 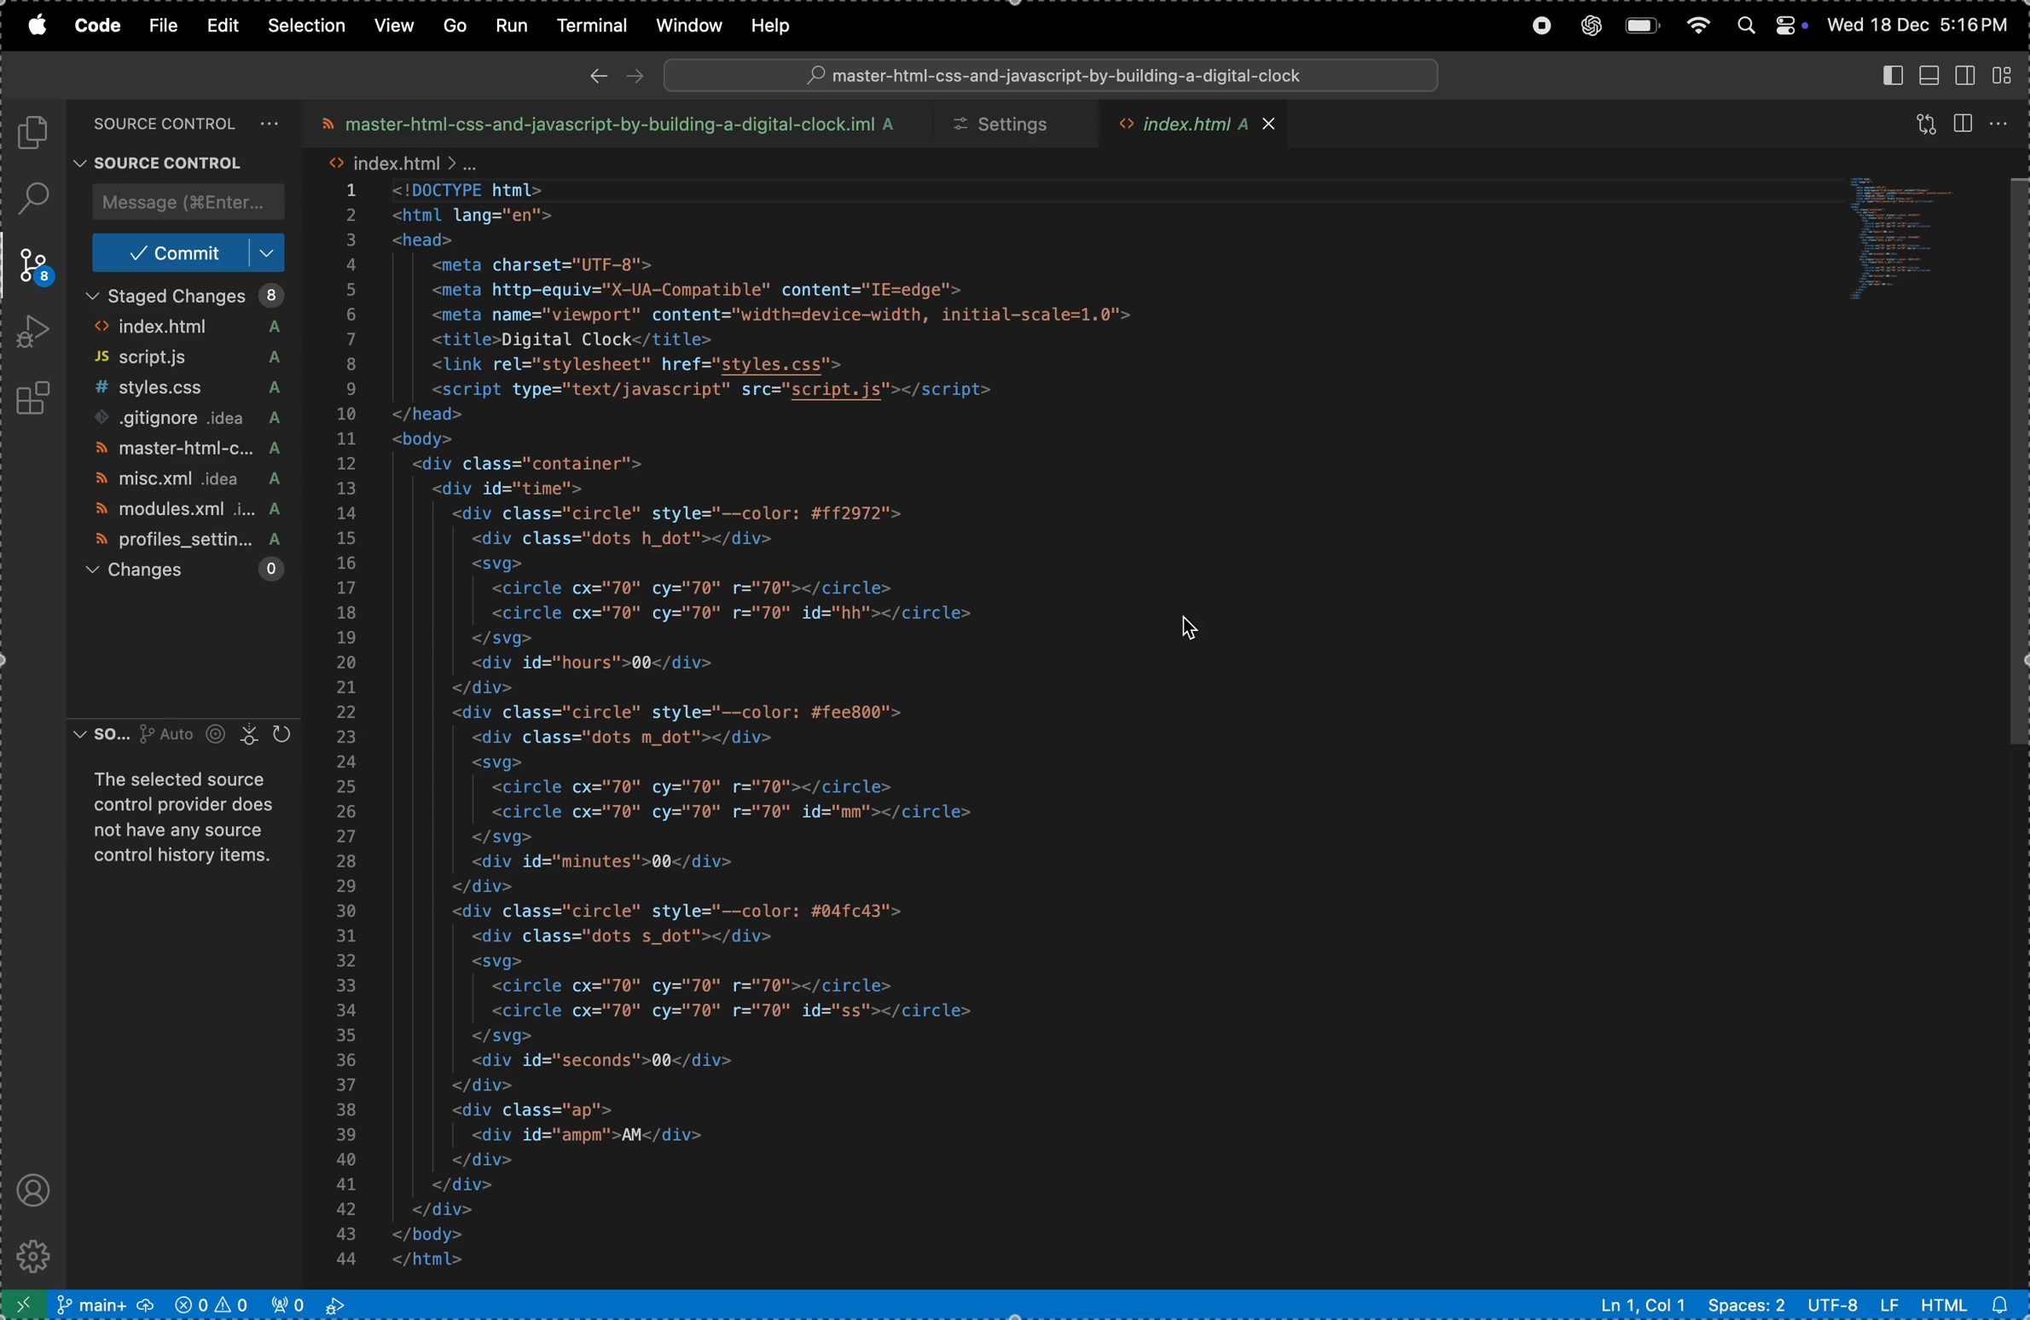 I want to click on <body>, so click(x=428, y=441).